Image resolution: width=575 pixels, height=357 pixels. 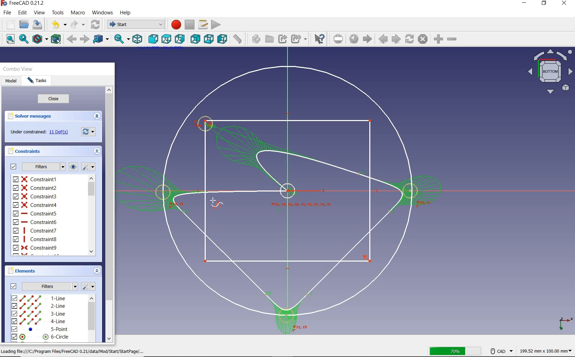 I want to click on back, so click(x=71, y=40).